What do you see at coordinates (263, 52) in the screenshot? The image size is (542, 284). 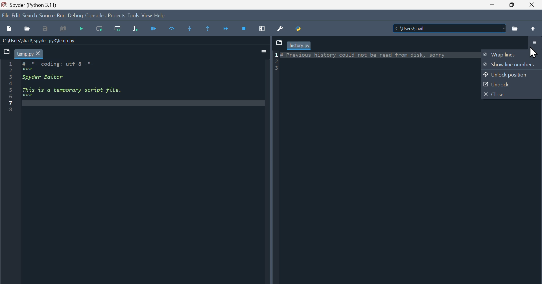 I see `` at bounding box center [263, 52].